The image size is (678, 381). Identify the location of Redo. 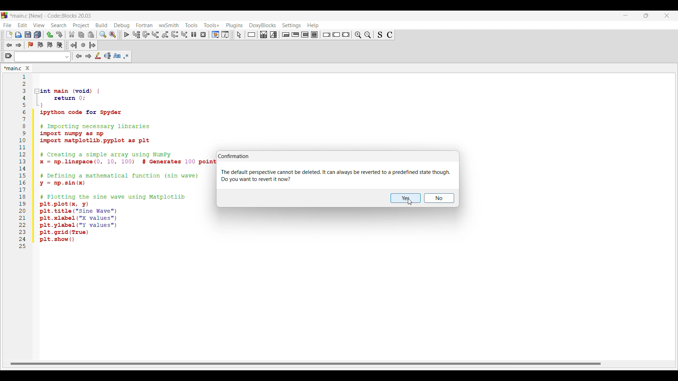
(59, 35).